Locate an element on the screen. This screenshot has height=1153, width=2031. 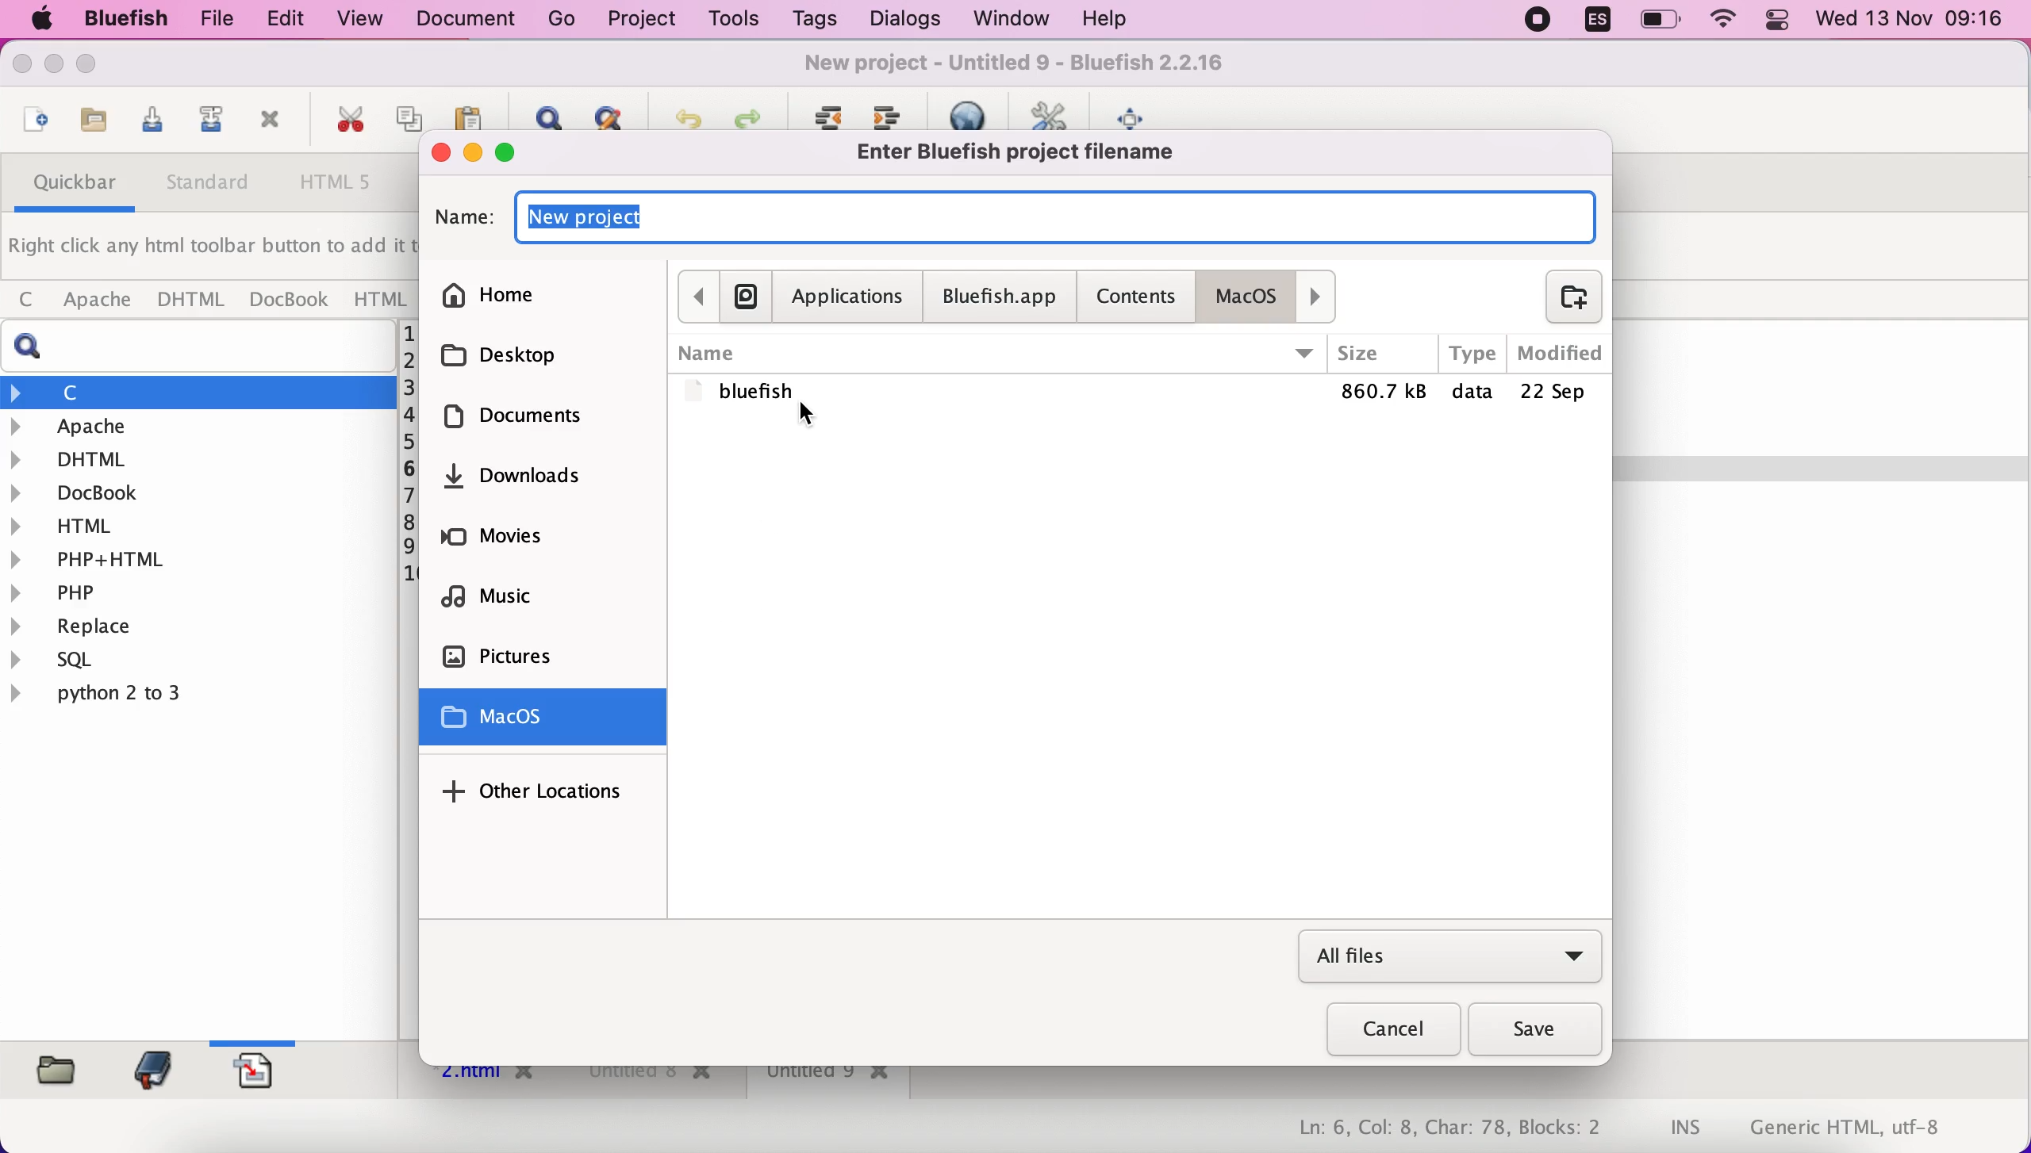
macos is located at coordinates (1252, 296).